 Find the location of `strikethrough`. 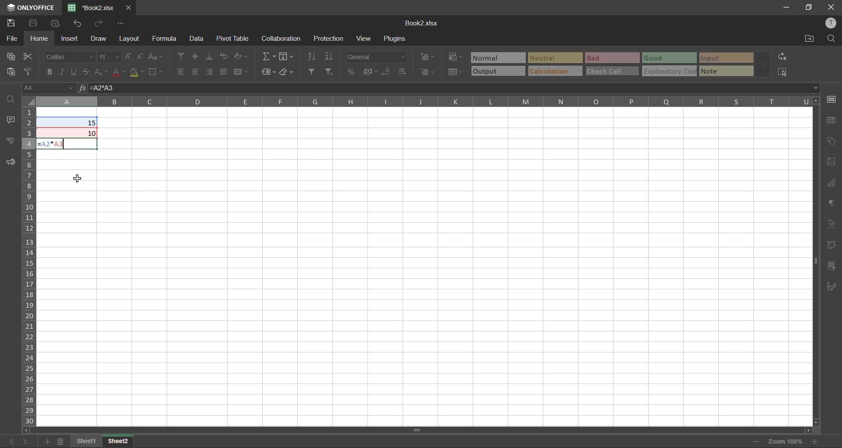

strikethrough is located at coordinates (86, 71).